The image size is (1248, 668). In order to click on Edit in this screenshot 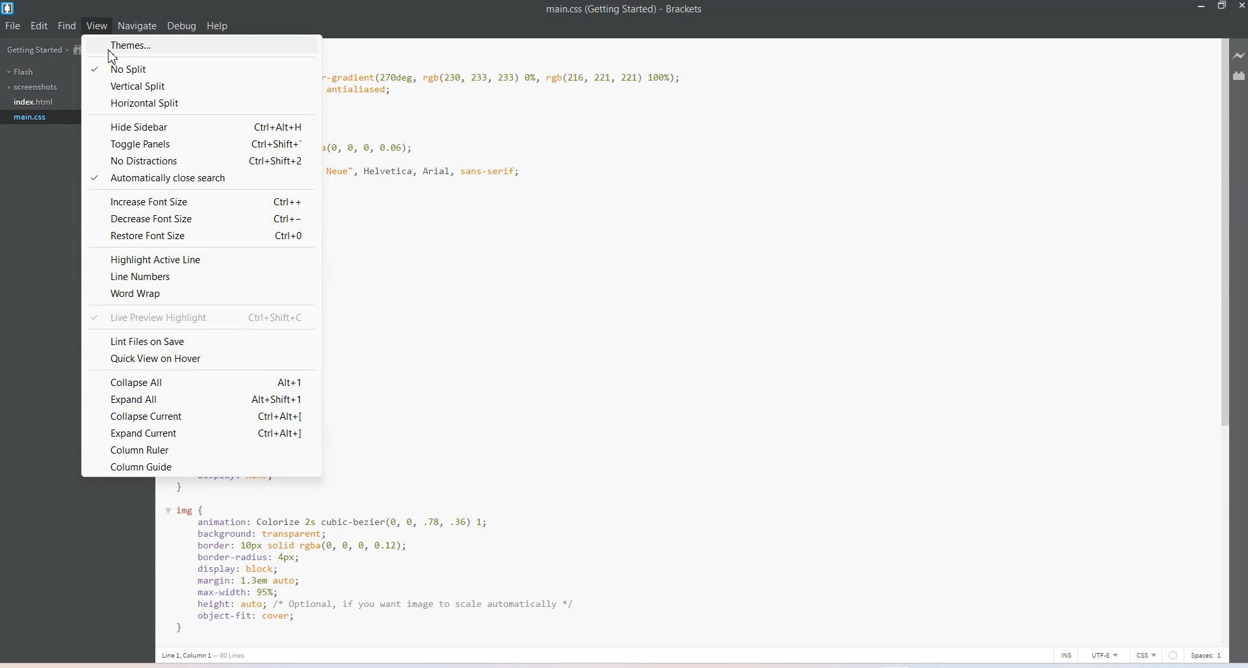, I will do `click(40, 25)`.